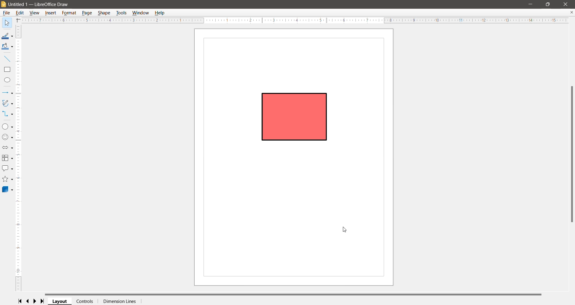 The image size is (575, 305). I want to click on Tools, so click(121, 13).